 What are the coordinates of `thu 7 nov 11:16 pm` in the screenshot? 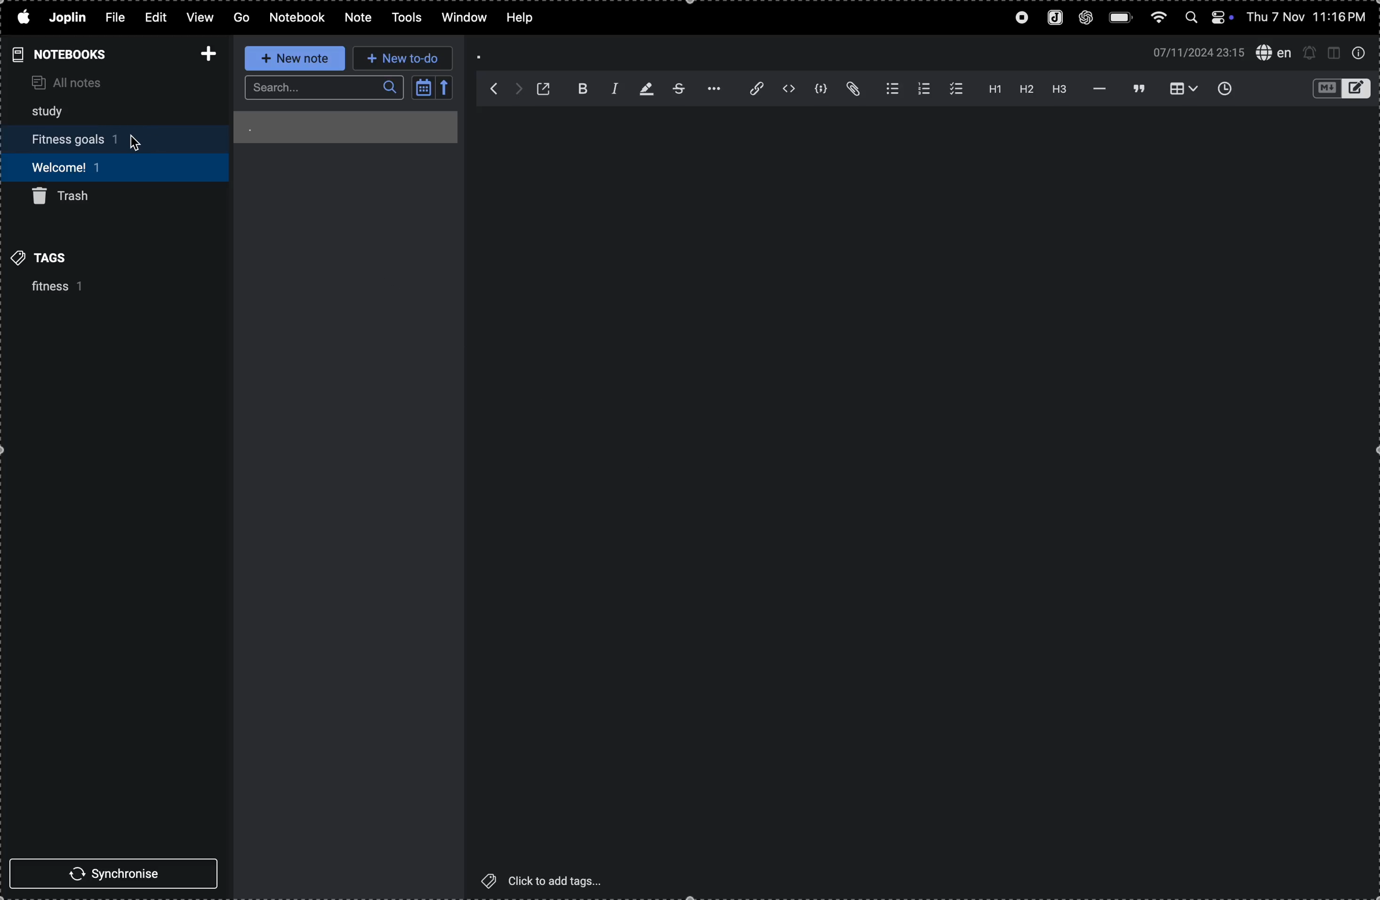 It's located at (1312, 17).